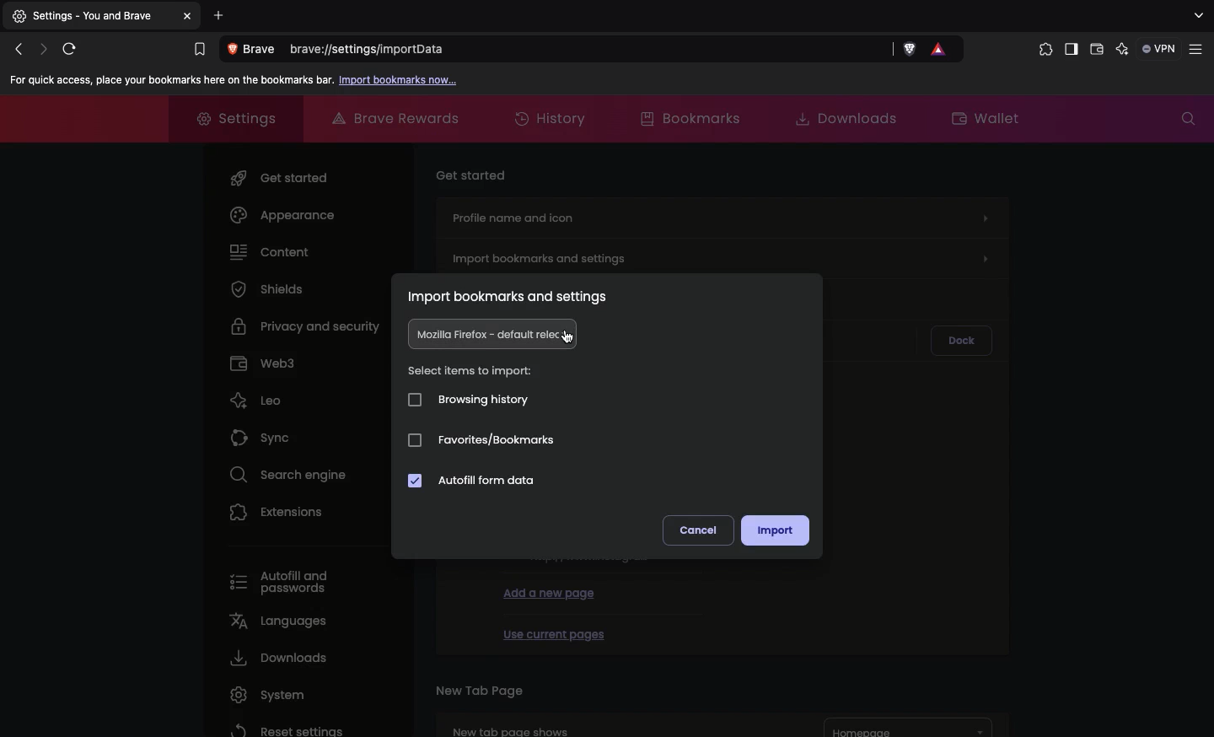  I want to click on Settings, so click(90, 17).